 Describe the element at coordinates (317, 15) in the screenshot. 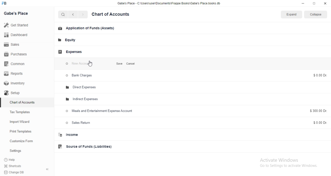

I see `Collapse.` at that location.